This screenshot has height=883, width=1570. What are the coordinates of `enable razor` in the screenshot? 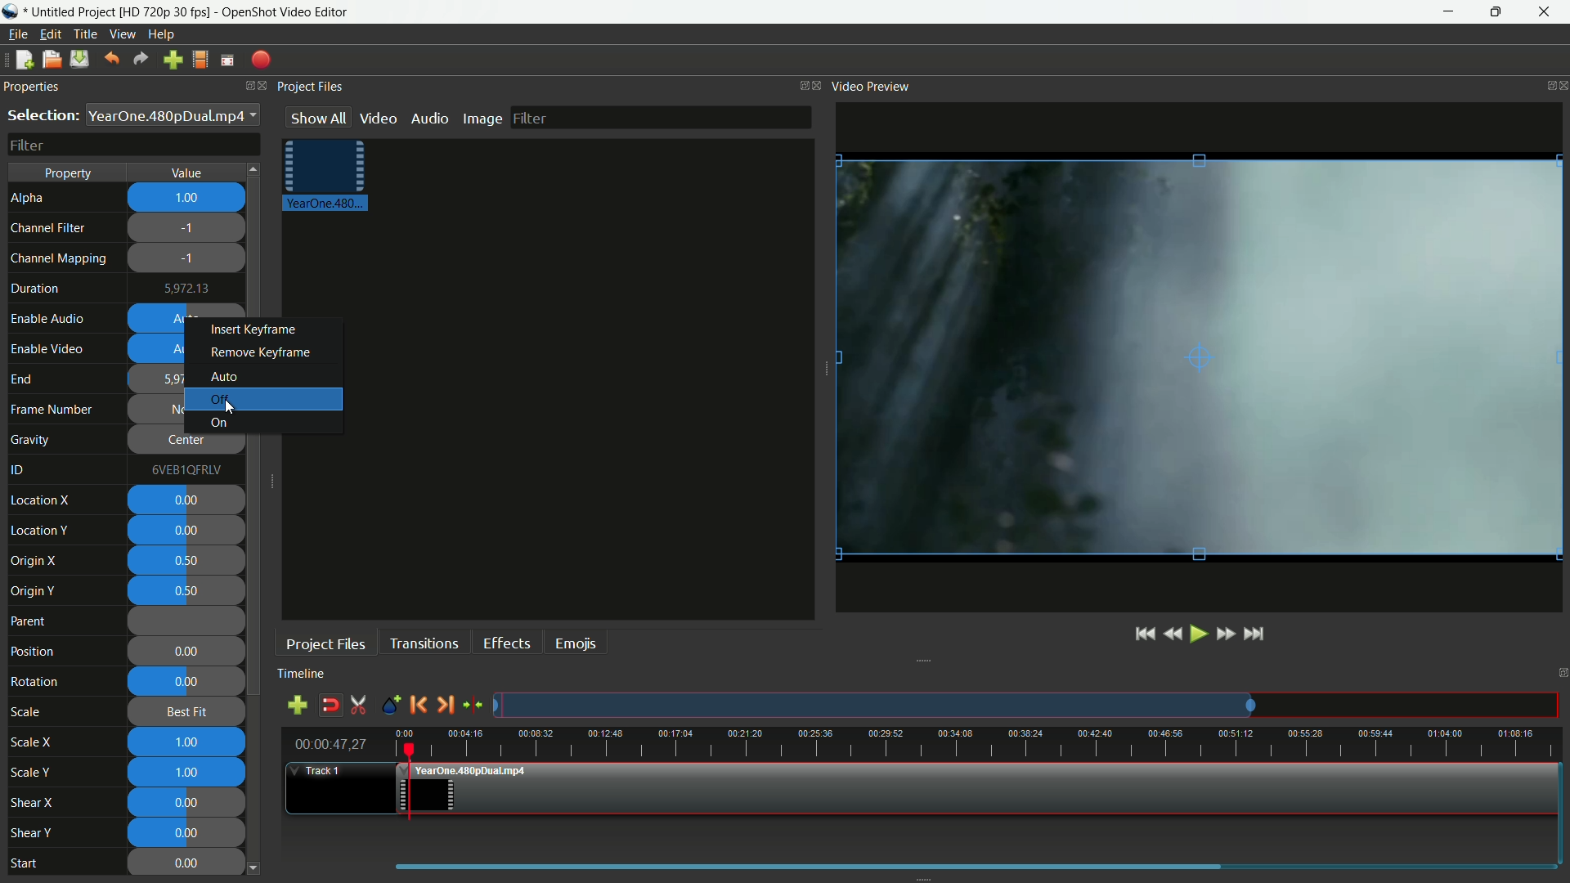 It's located at (357, 705).